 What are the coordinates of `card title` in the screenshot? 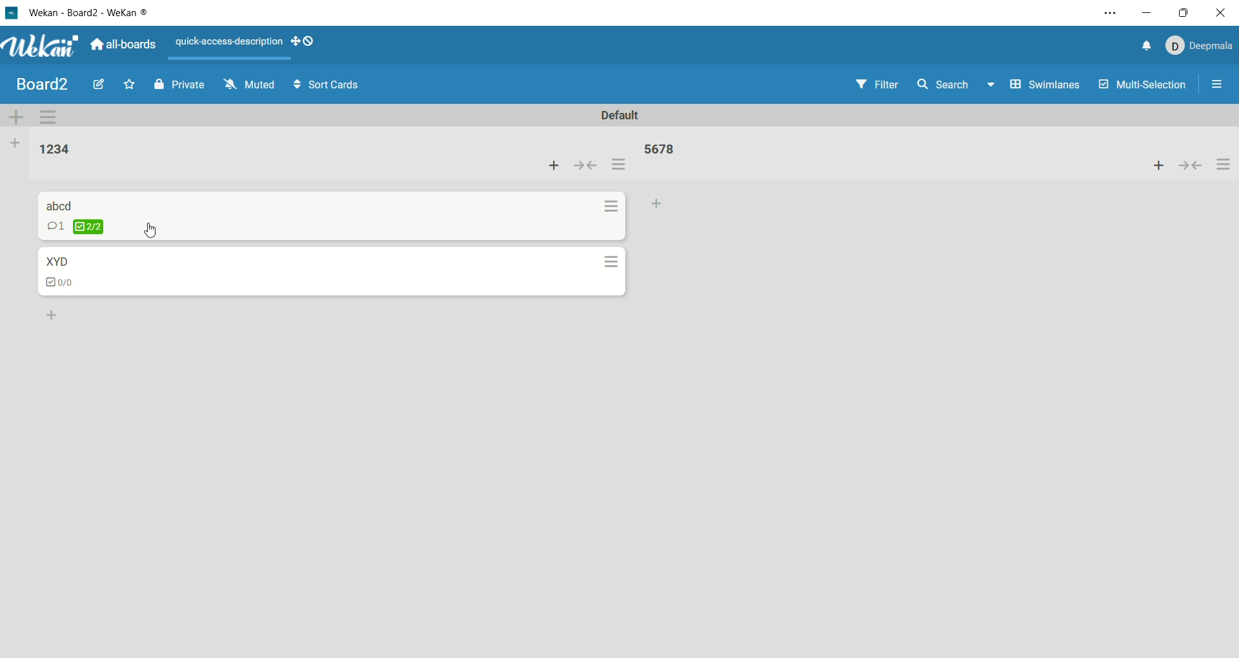 It's located at (55, 262).